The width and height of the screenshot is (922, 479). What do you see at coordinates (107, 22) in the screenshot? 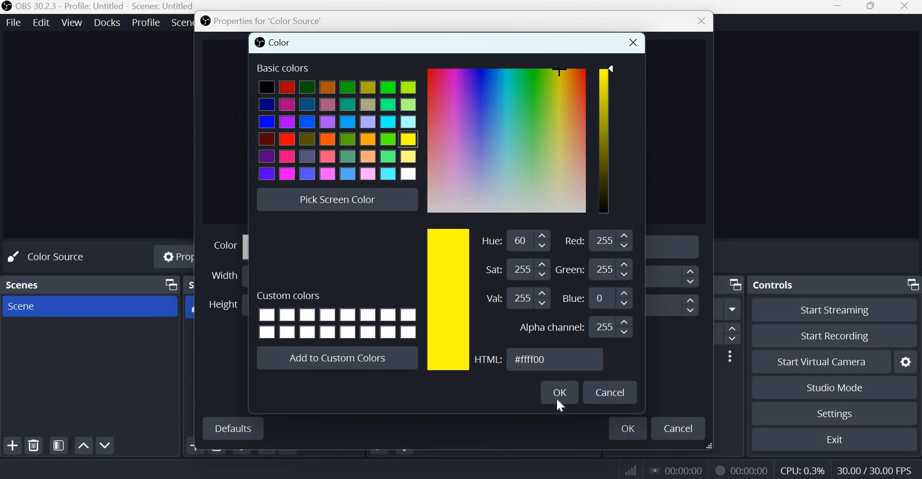
I see `Docks` at bounding box center [107, 22].